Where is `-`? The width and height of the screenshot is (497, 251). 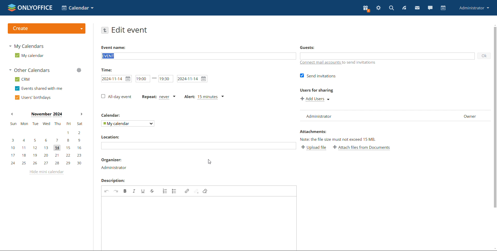 - is located at coordinates (155, 79).